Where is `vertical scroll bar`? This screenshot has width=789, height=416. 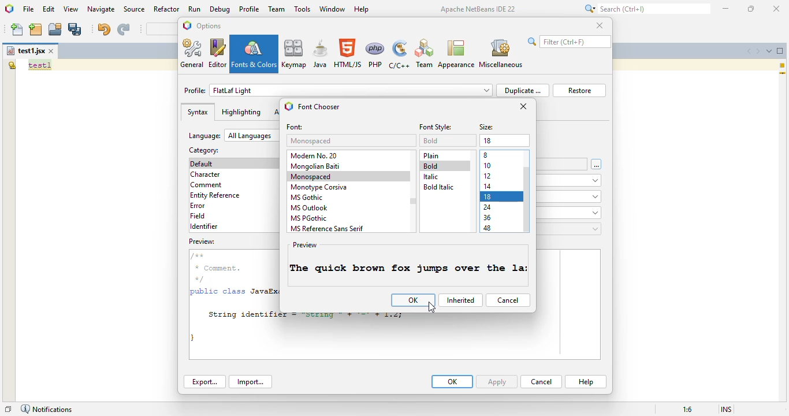
vertical scroll bar is located at coordinates (527, 200).